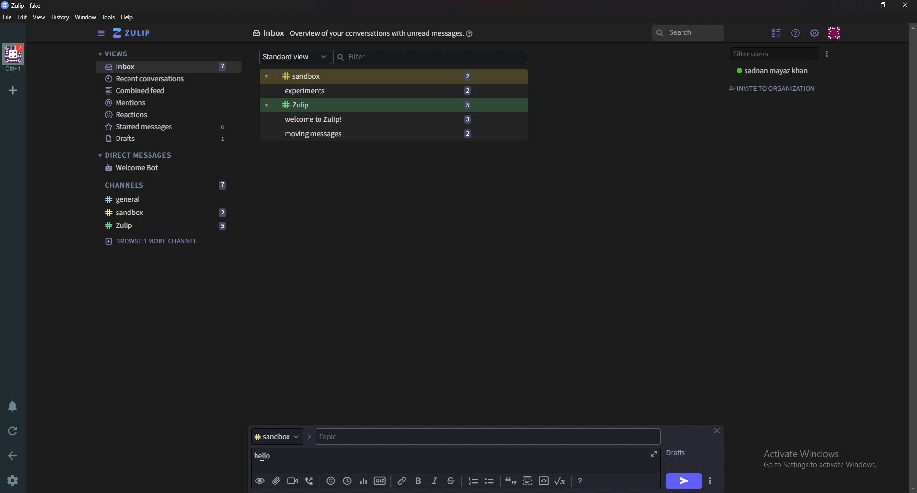 Image resolution: width=917 pixels, height=493 pixels. I want to click on Emoji, so click(332, 481).